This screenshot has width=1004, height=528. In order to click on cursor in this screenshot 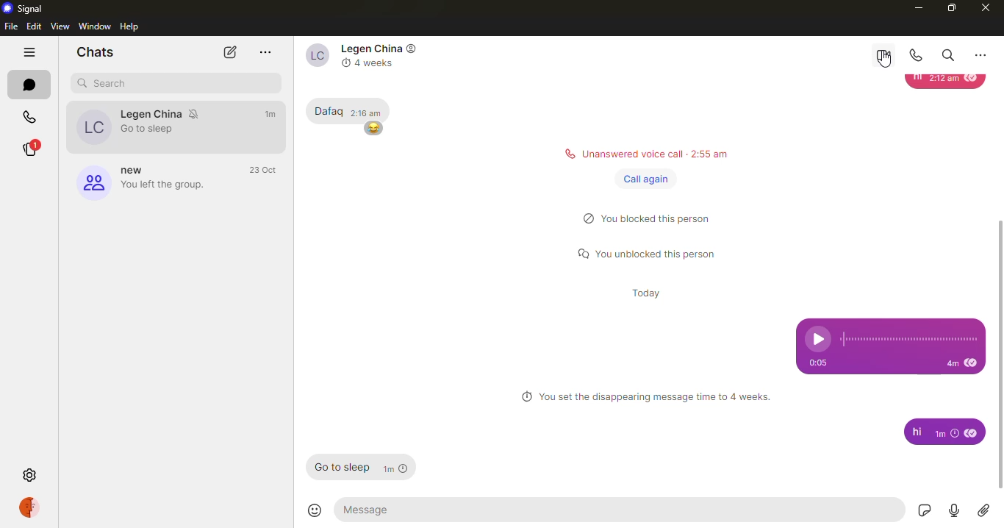, I will do `click(885, 63)`.